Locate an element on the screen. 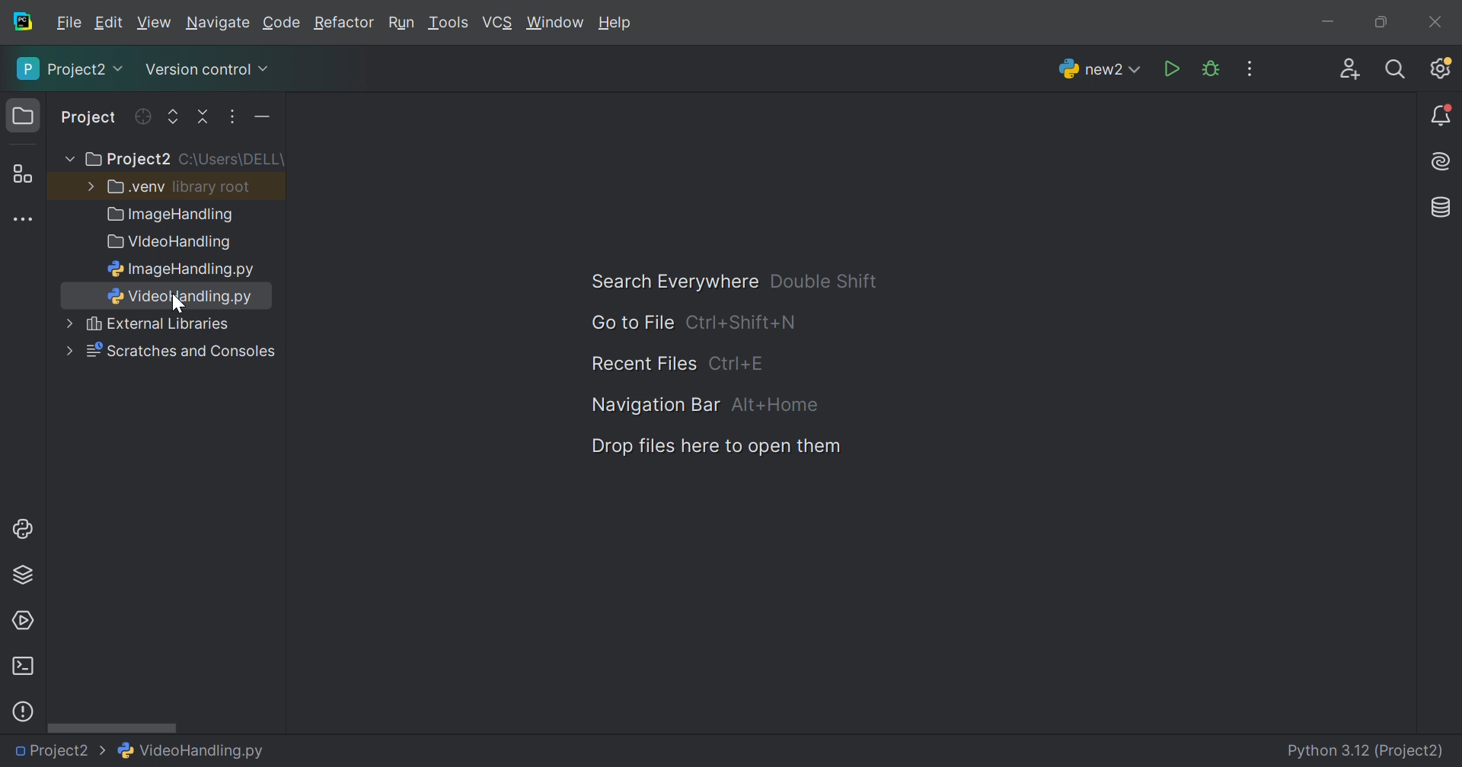  Database is located at coordinates (1442, 208).